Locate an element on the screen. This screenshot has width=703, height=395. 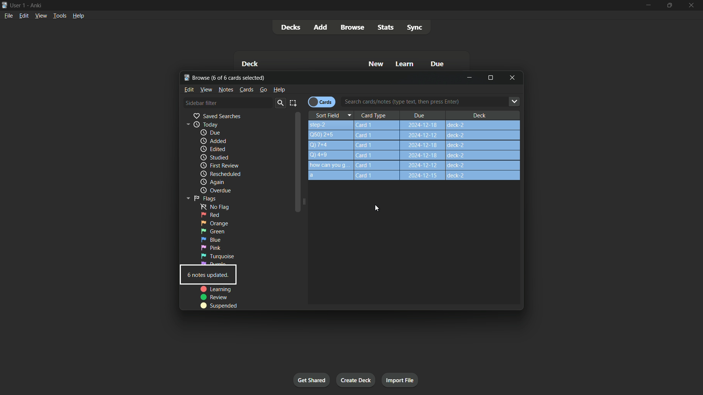
Deck is located at coordinates (251, 64).